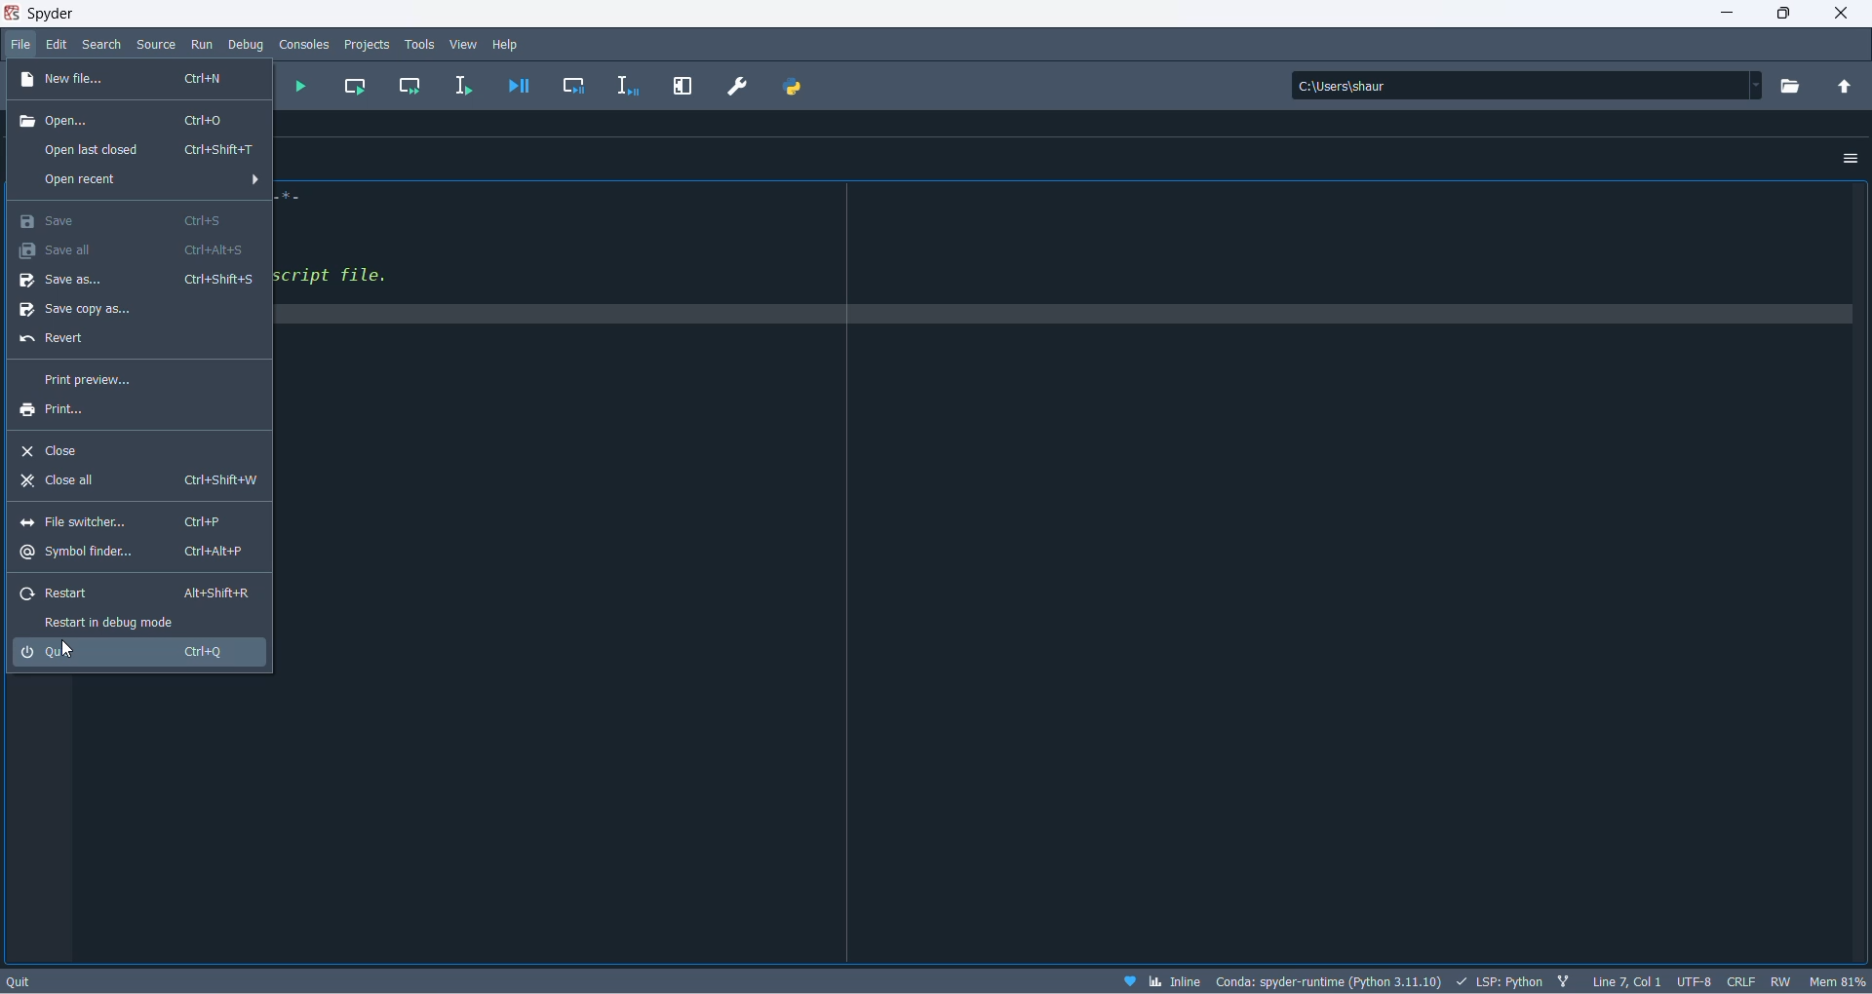 This screenshot has width=1872, height=994. What do you see at coordinates (1787, 17) in the screenshot?
I see `maximize` at bounding box center [1787, 17].